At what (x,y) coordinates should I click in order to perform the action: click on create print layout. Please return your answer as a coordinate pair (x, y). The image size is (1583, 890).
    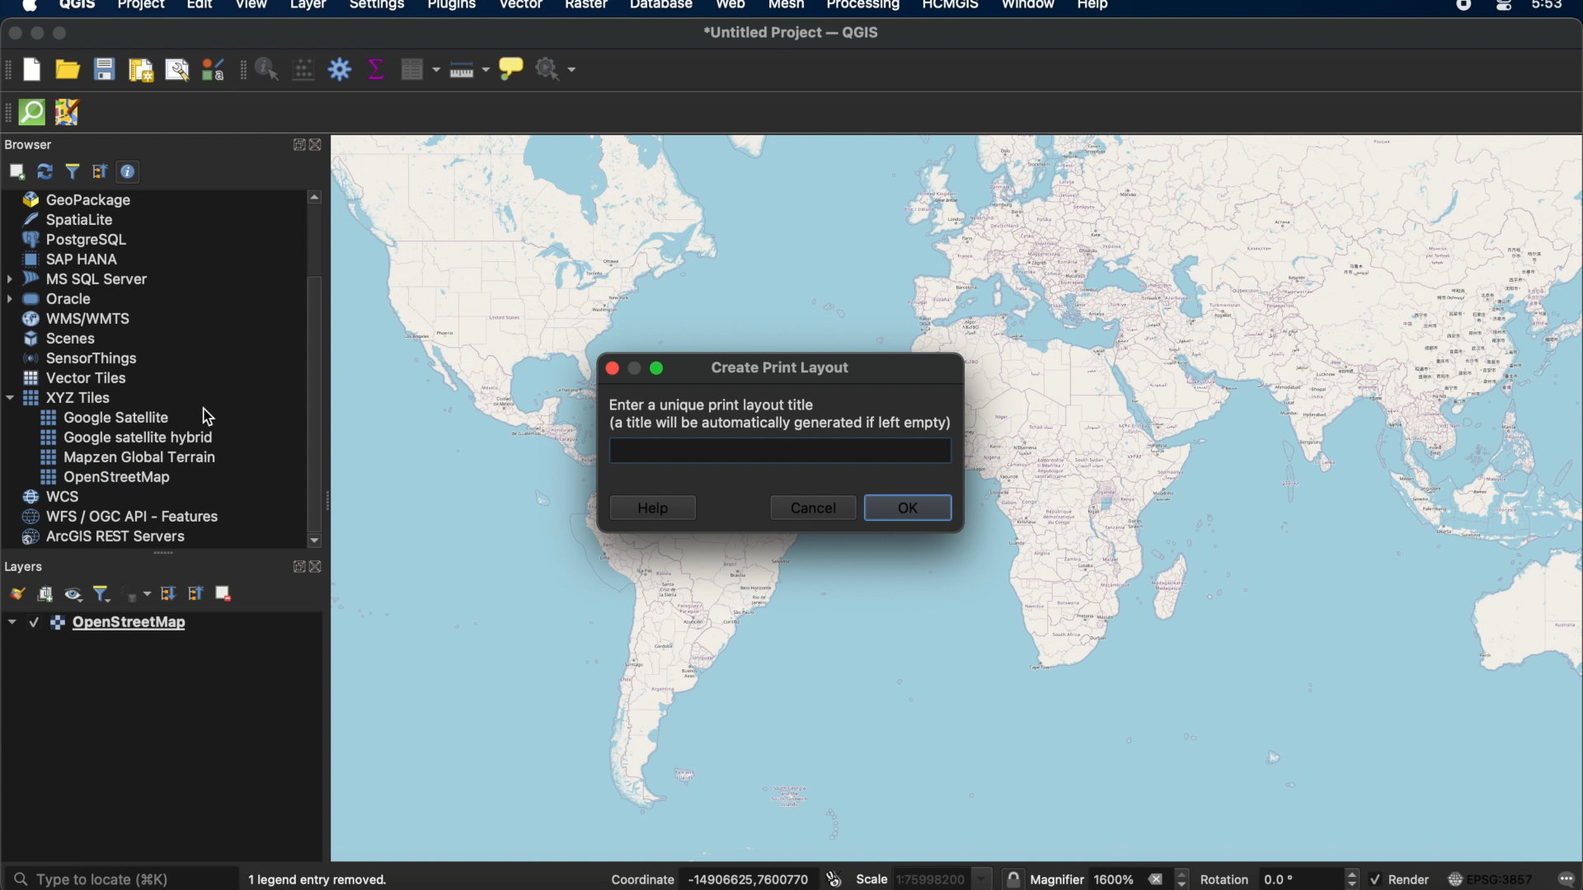
    Looking at the image, I should click on (781, 368).